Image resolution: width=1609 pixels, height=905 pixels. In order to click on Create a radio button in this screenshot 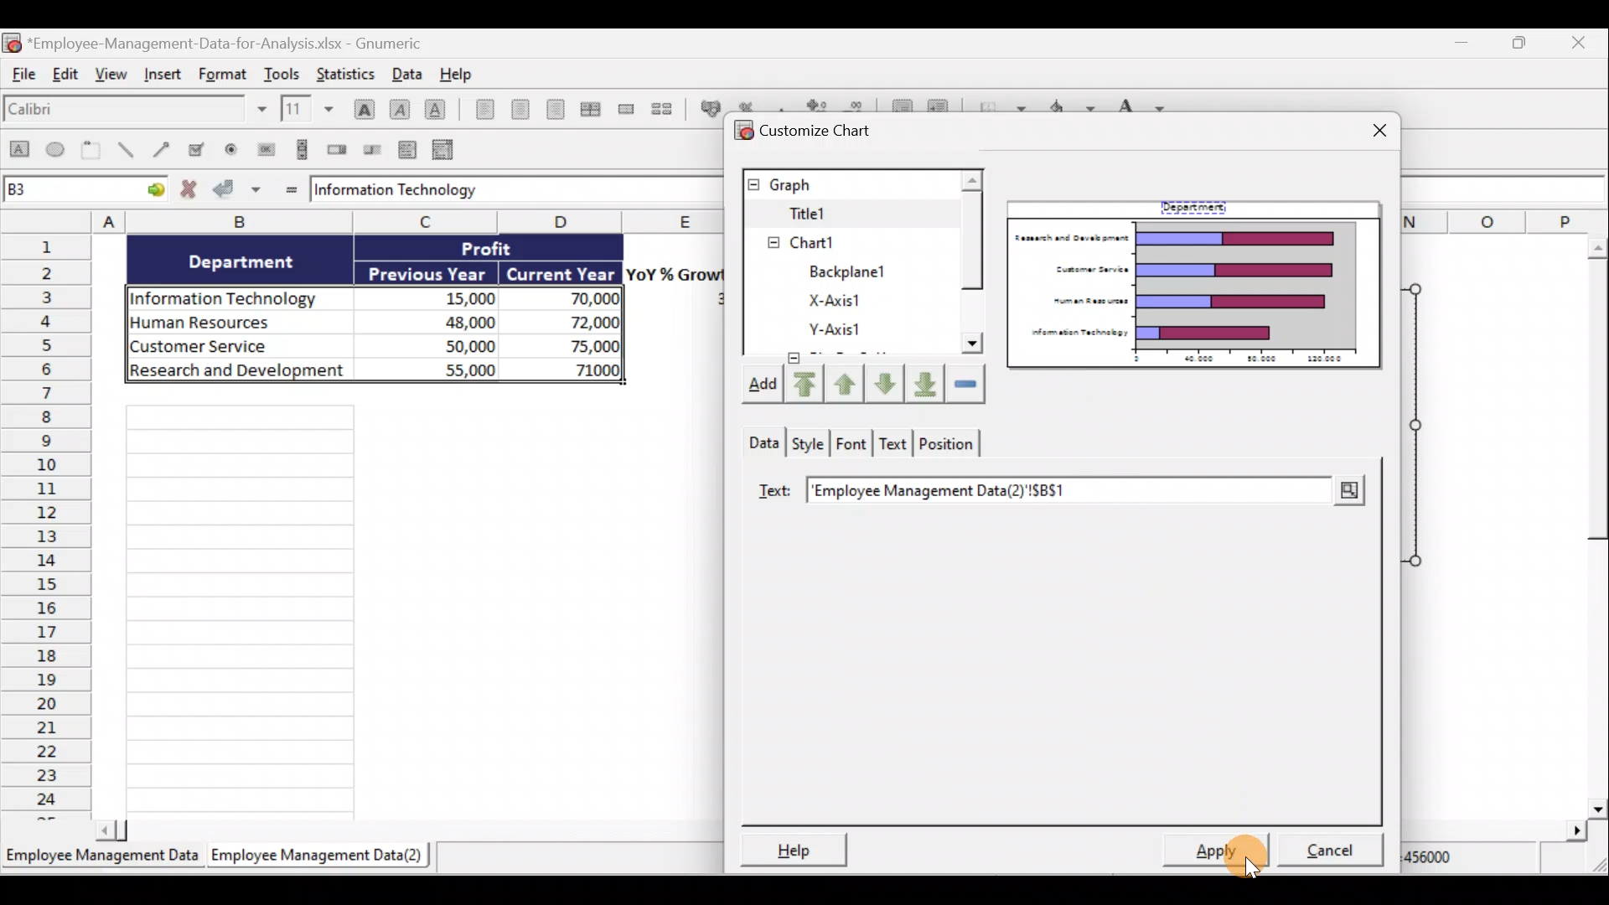, I will do `click(230, 151)`.